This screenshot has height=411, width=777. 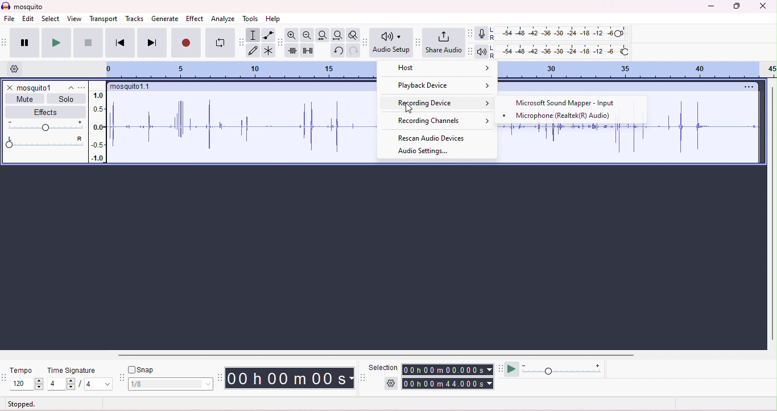 What do you see at coordinates (26, 98) in the screenshot?
I see `mute` at bounding box center [26, 98].